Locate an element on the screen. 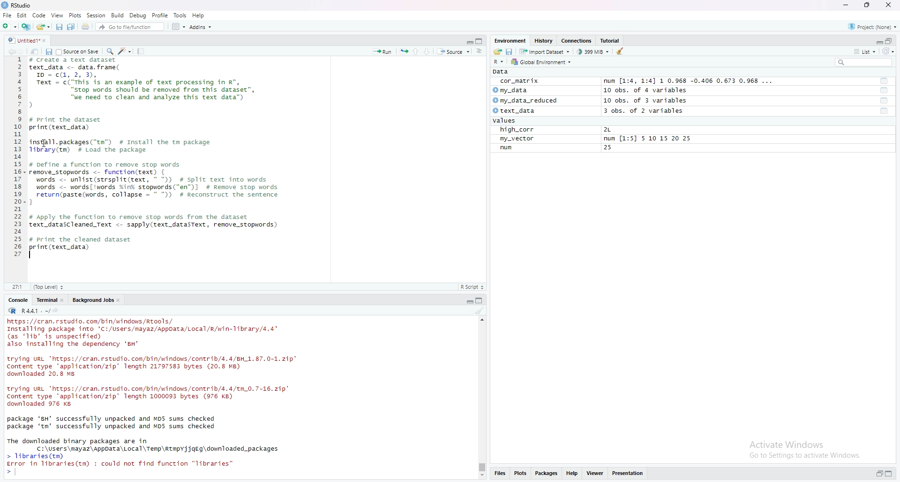 This screenshot has width=900, height=482. print the current file is located at coordinates (86, 28).